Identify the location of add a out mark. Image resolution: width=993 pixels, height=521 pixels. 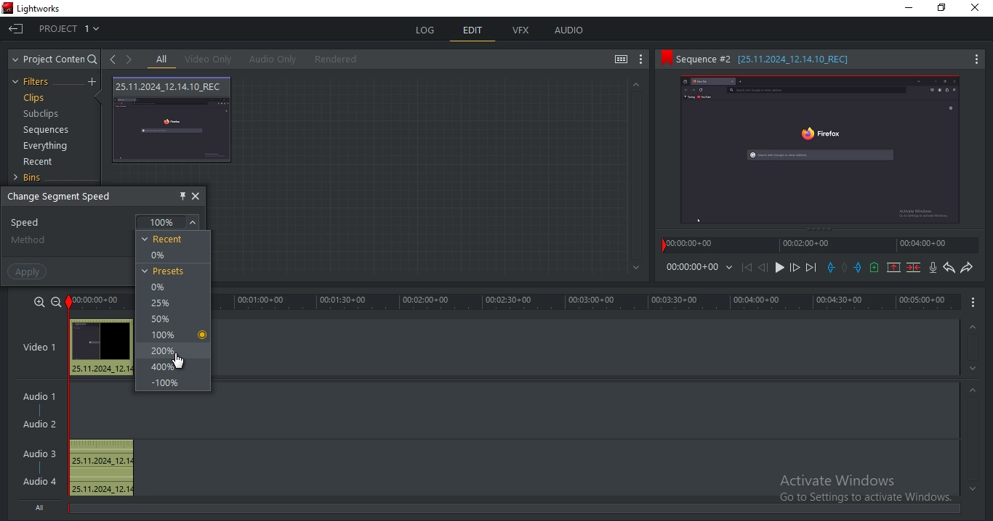
(858, 267).